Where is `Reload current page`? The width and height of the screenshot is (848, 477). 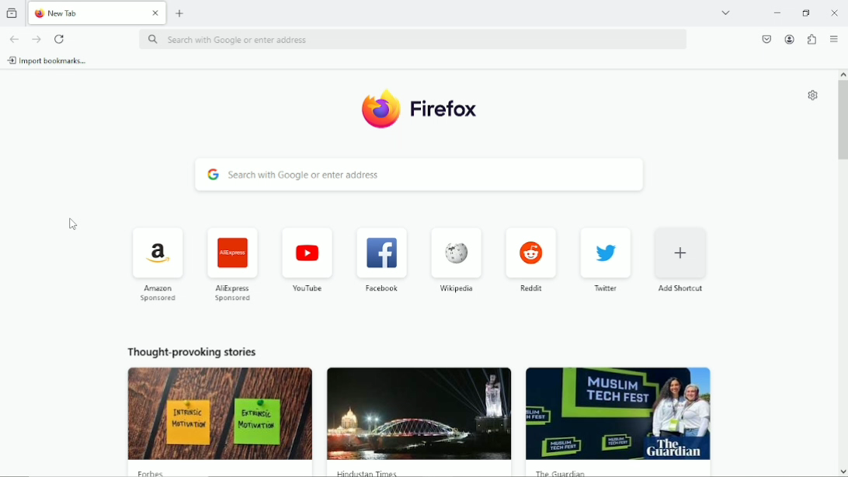 Reload current page is located at coordinates (61, 38).